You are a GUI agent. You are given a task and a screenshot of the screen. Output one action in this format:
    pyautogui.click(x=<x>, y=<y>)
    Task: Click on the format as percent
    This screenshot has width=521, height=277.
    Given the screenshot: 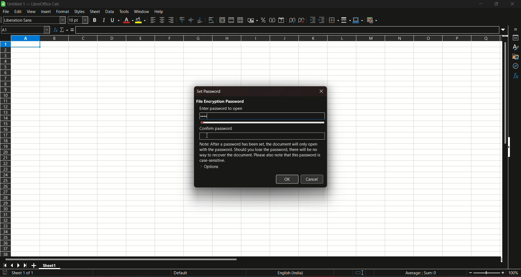 What is the action you would take?
    pyautogui.click(x=263, y=20)
    